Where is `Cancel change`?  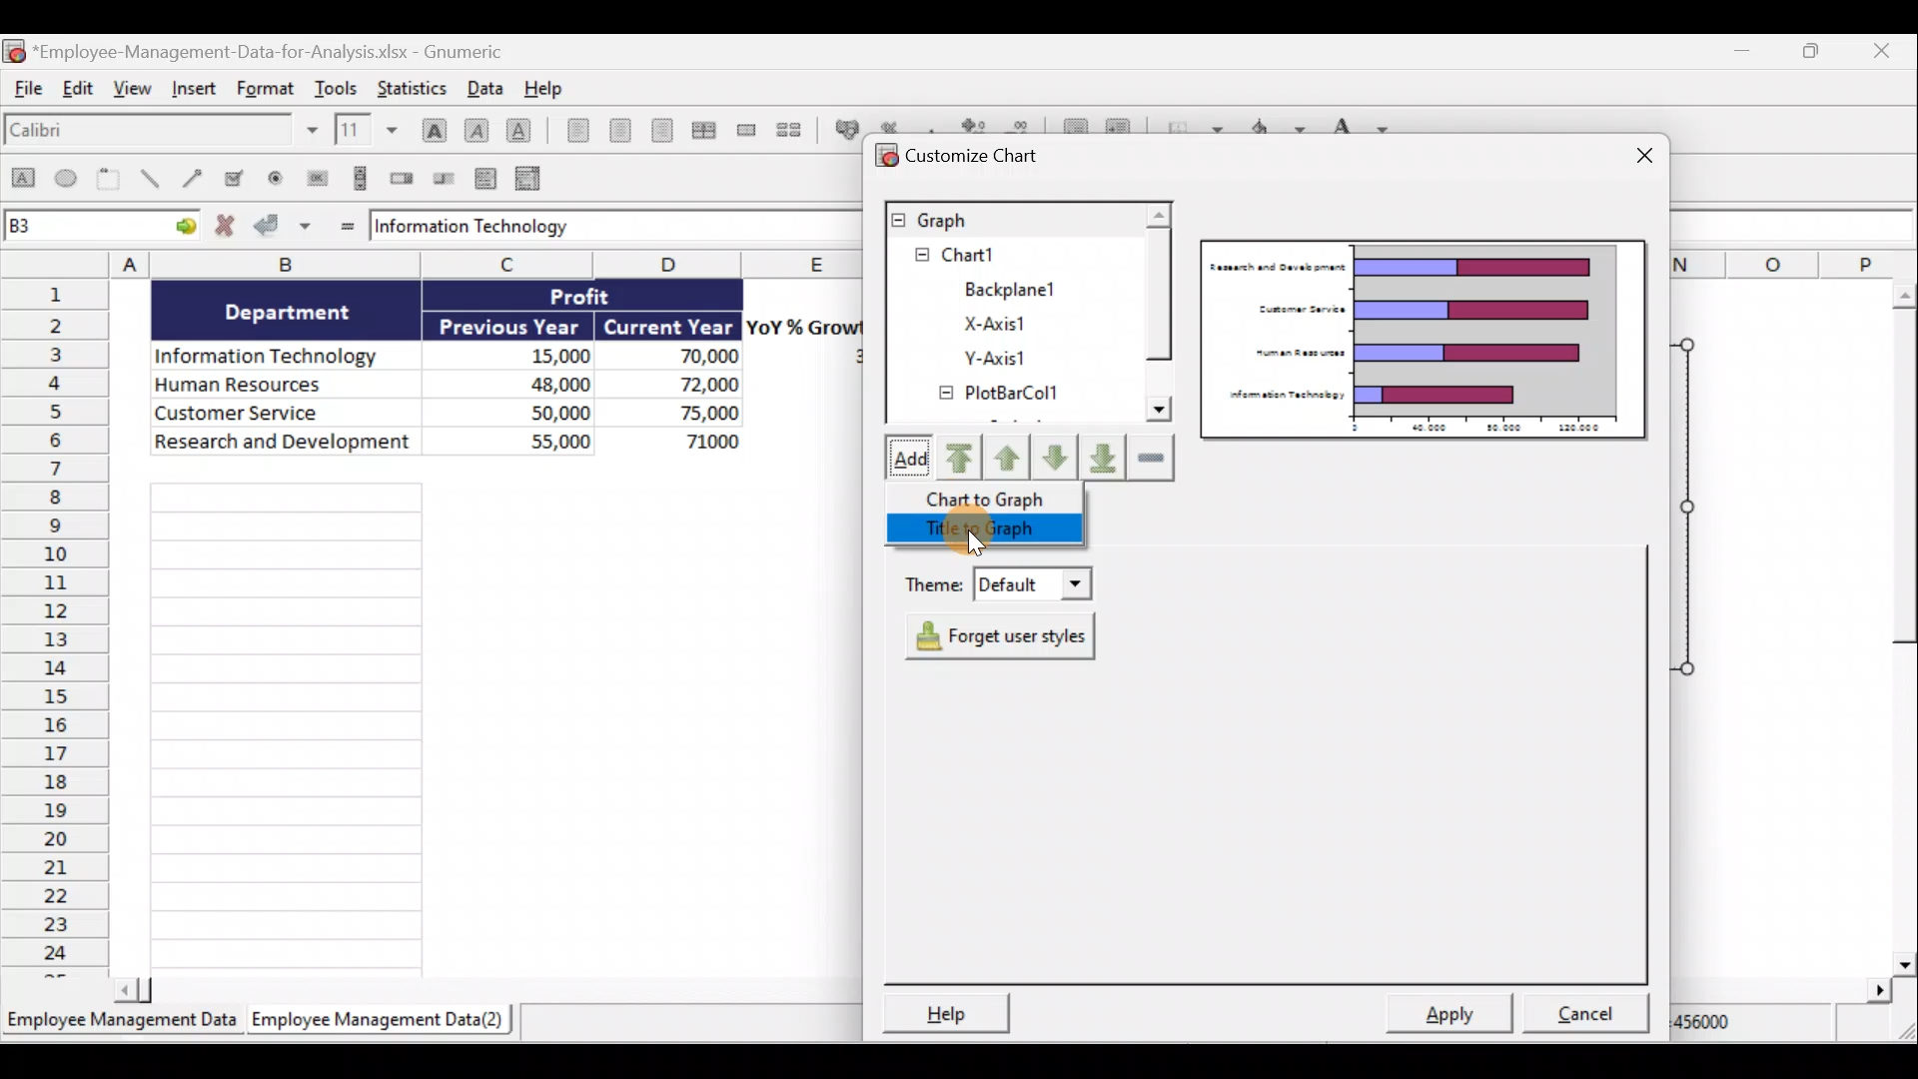
Cancel change is located at coordinates (229, 227).